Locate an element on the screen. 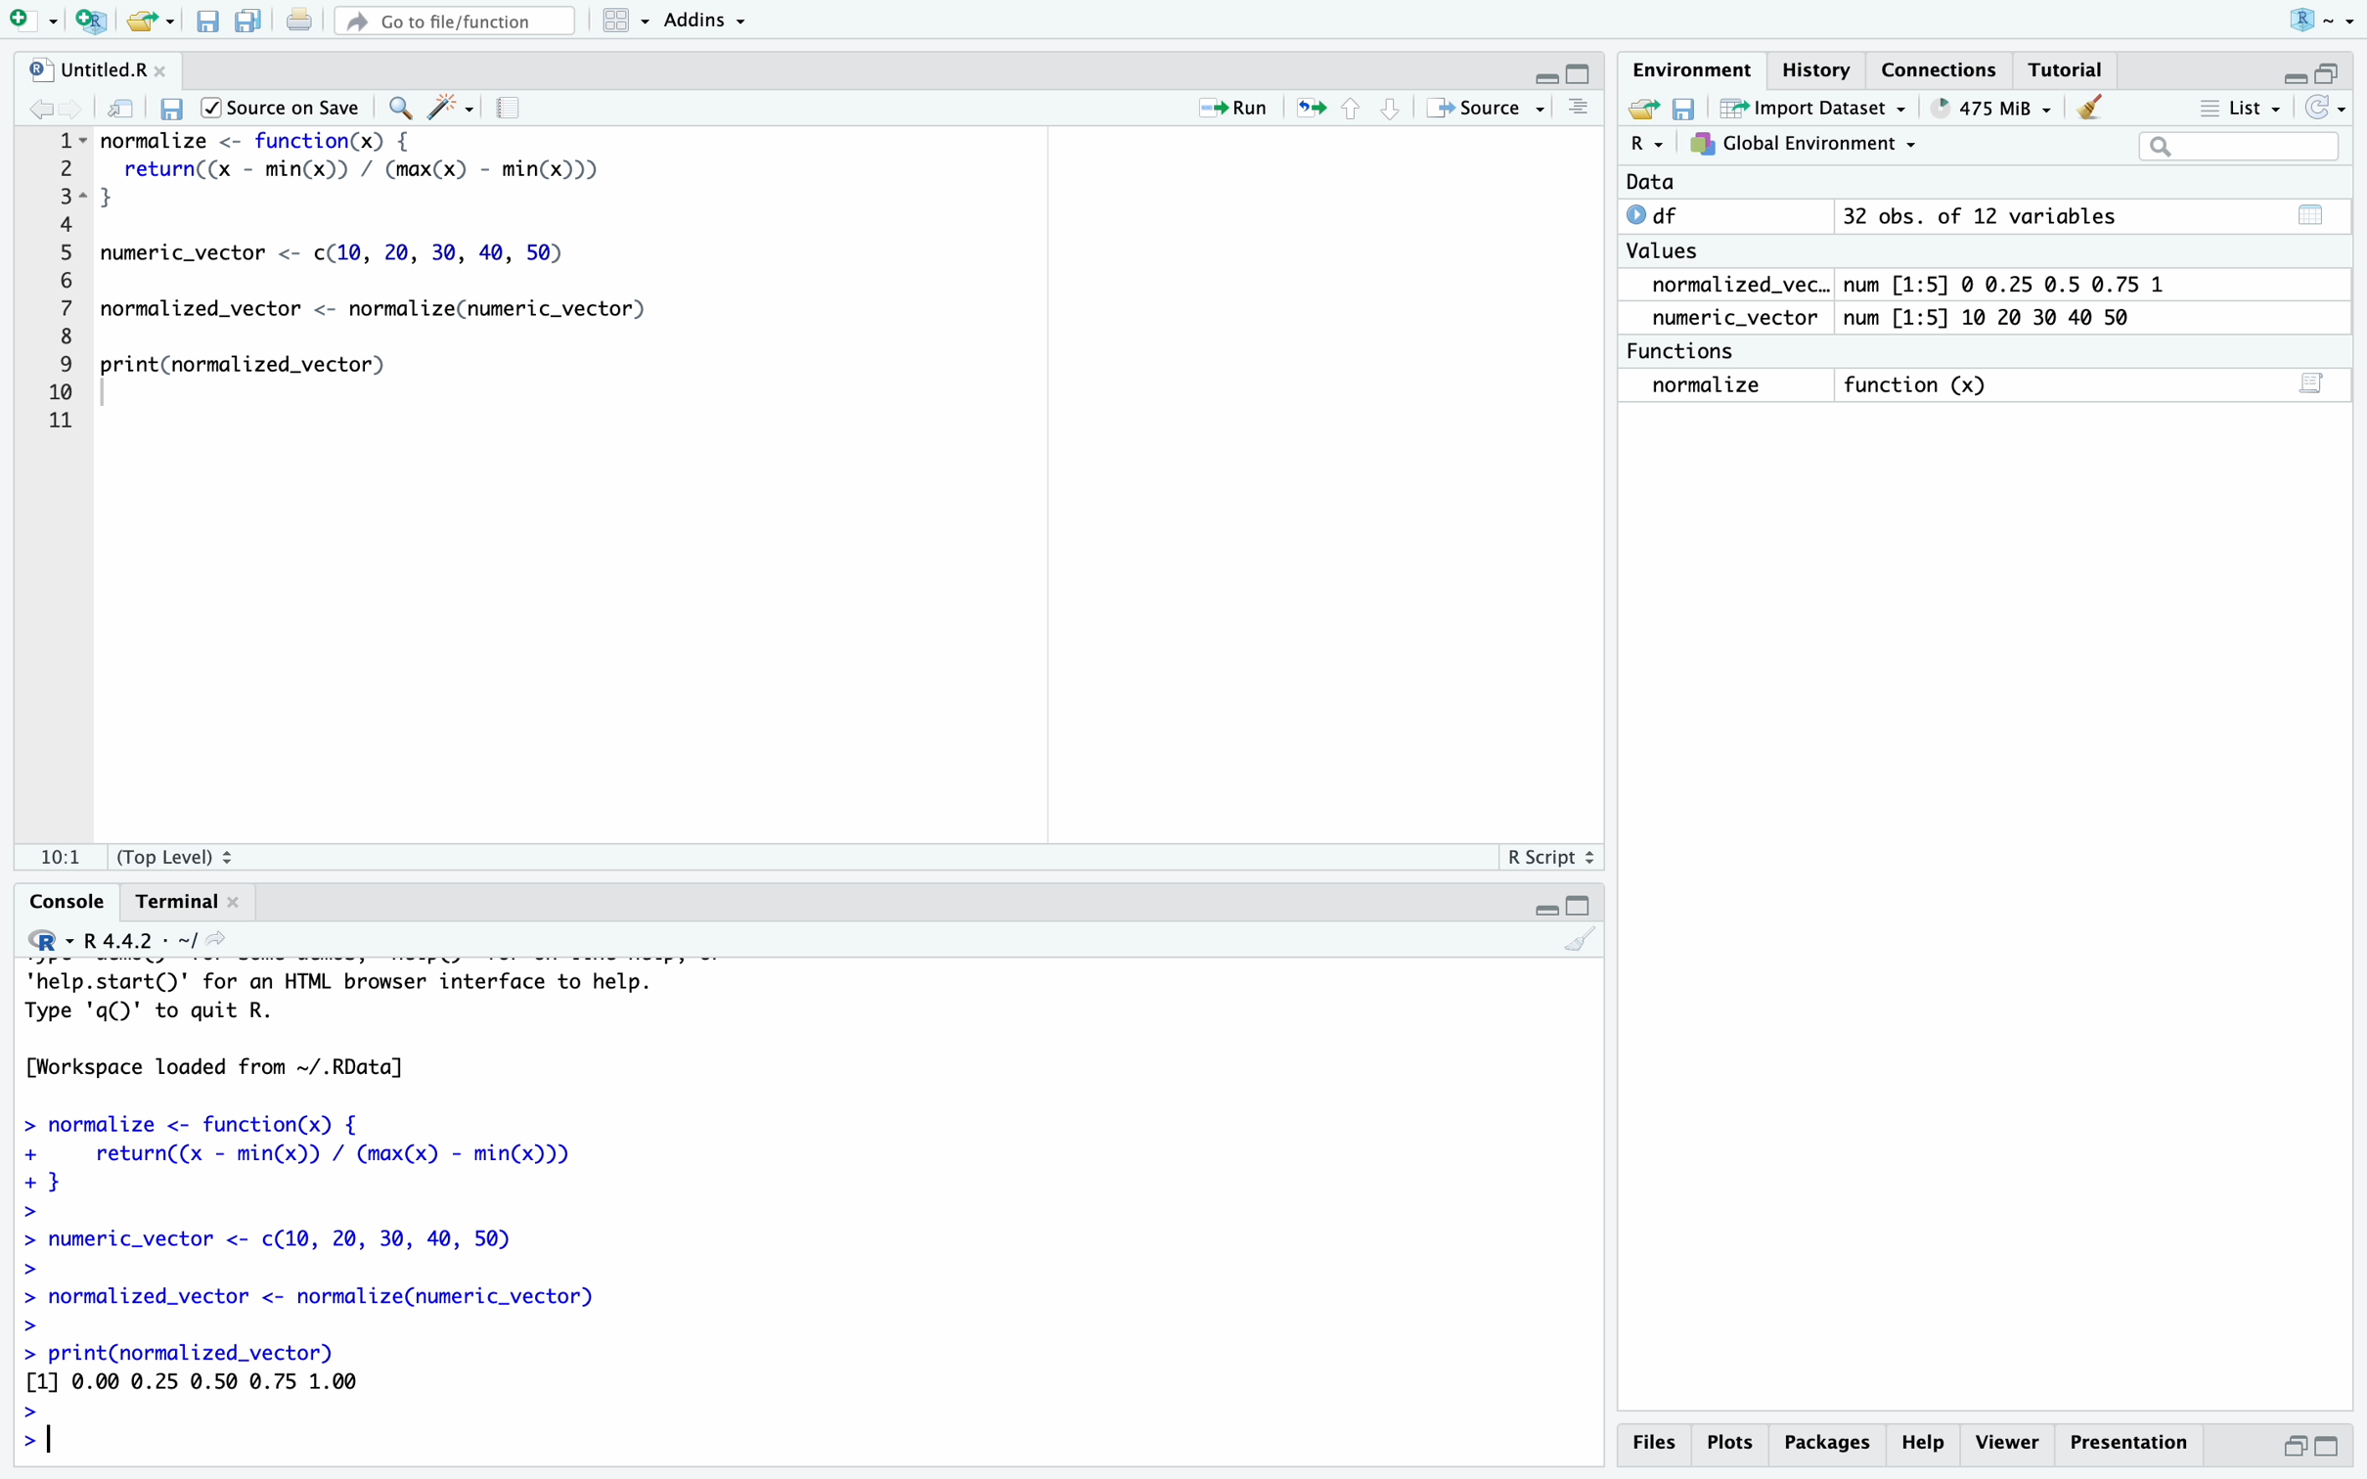 The image size is (2367, 1479). Source is located at coordinates (1480, 109).